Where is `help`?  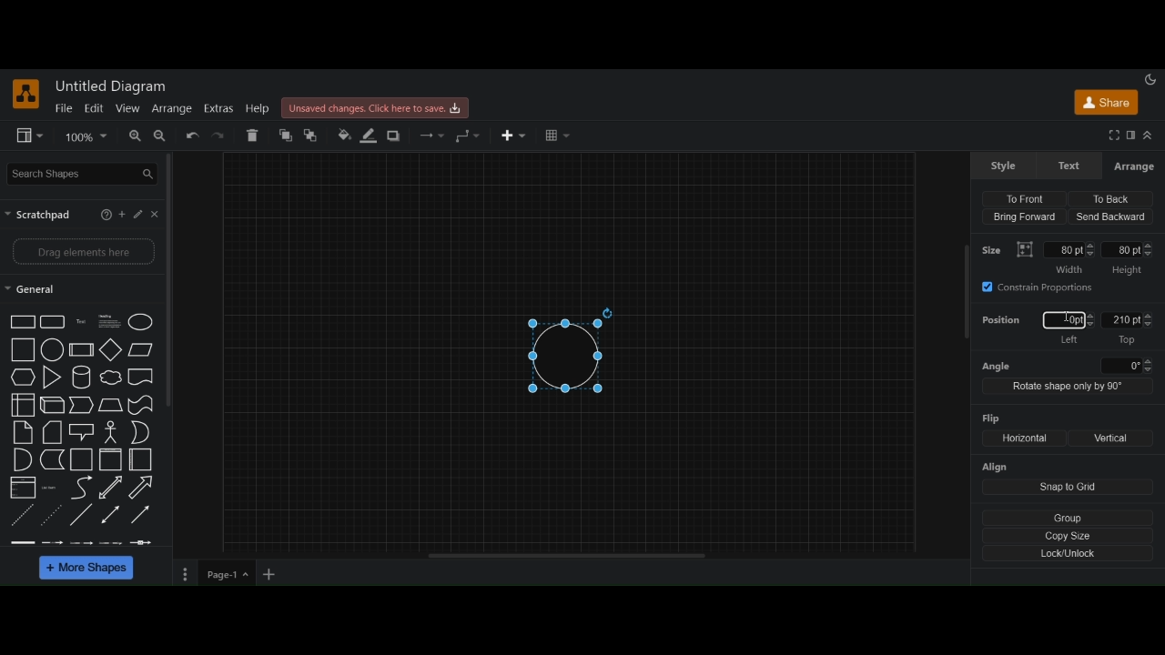
help is located at coordinates (140, 214).